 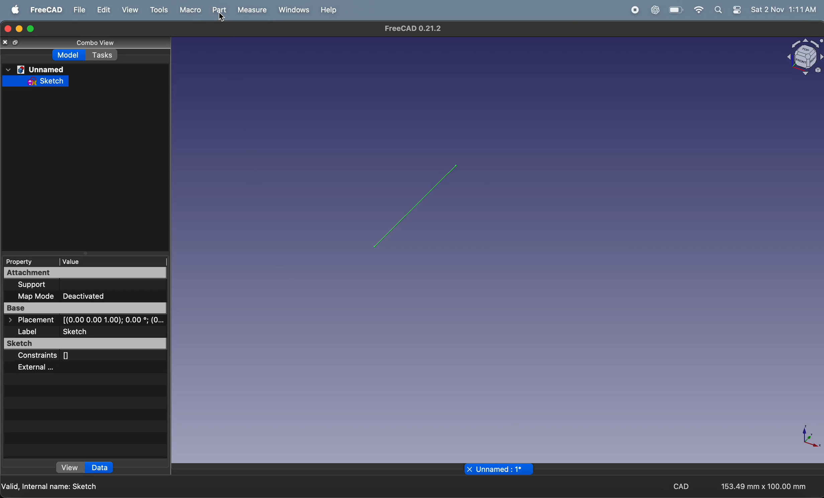 What do you see at coordinates (86, 273) in the screenshot?
I see `attachment` at bounding box center [86, 273].